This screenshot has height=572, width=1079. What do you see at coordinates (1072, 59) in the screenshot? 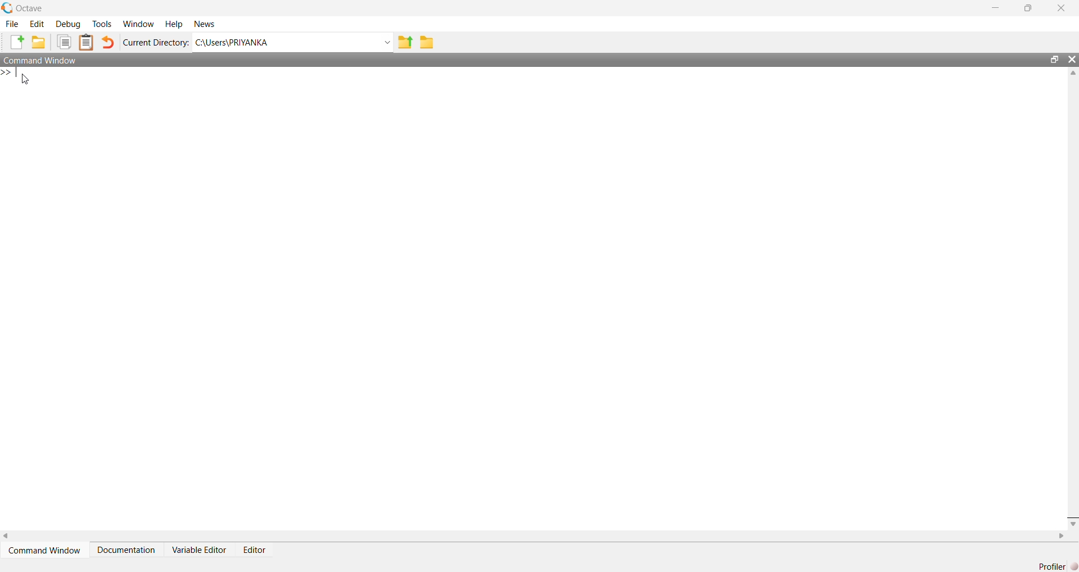
I see `close` at bounding box center [1072, 59].